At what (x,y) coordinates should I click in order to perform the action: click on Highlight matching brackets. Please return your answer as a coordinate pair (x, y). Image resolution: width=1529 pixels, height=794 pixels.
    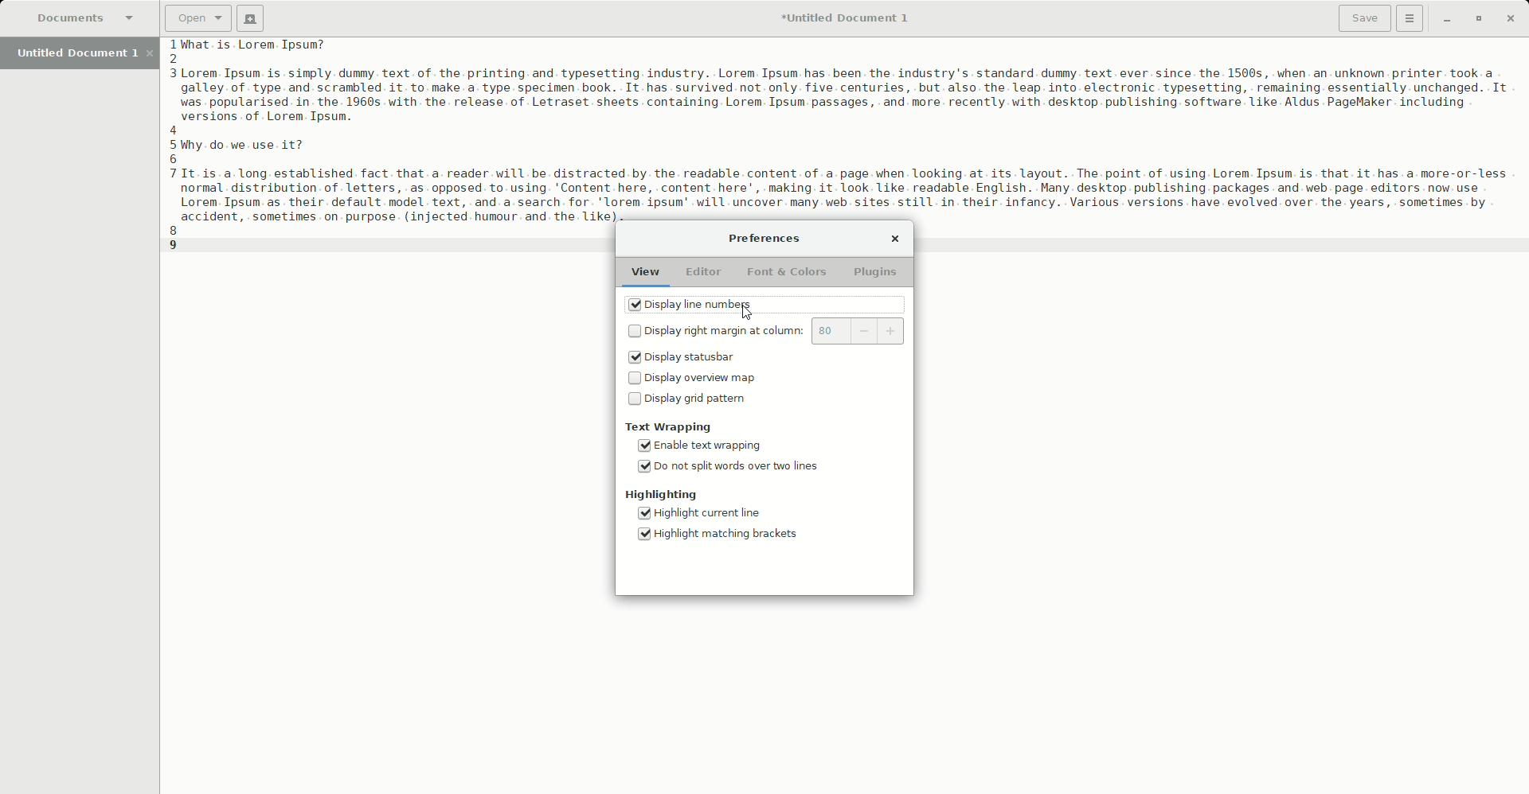
    Looking at the image, I should click on (719, 535).